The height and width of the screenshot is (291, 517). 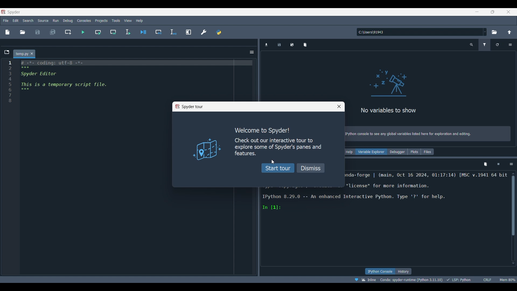 What do you see at coordinates (6, 20) in the screenshot?
I see `File menu` at bounding box center [6, 20].